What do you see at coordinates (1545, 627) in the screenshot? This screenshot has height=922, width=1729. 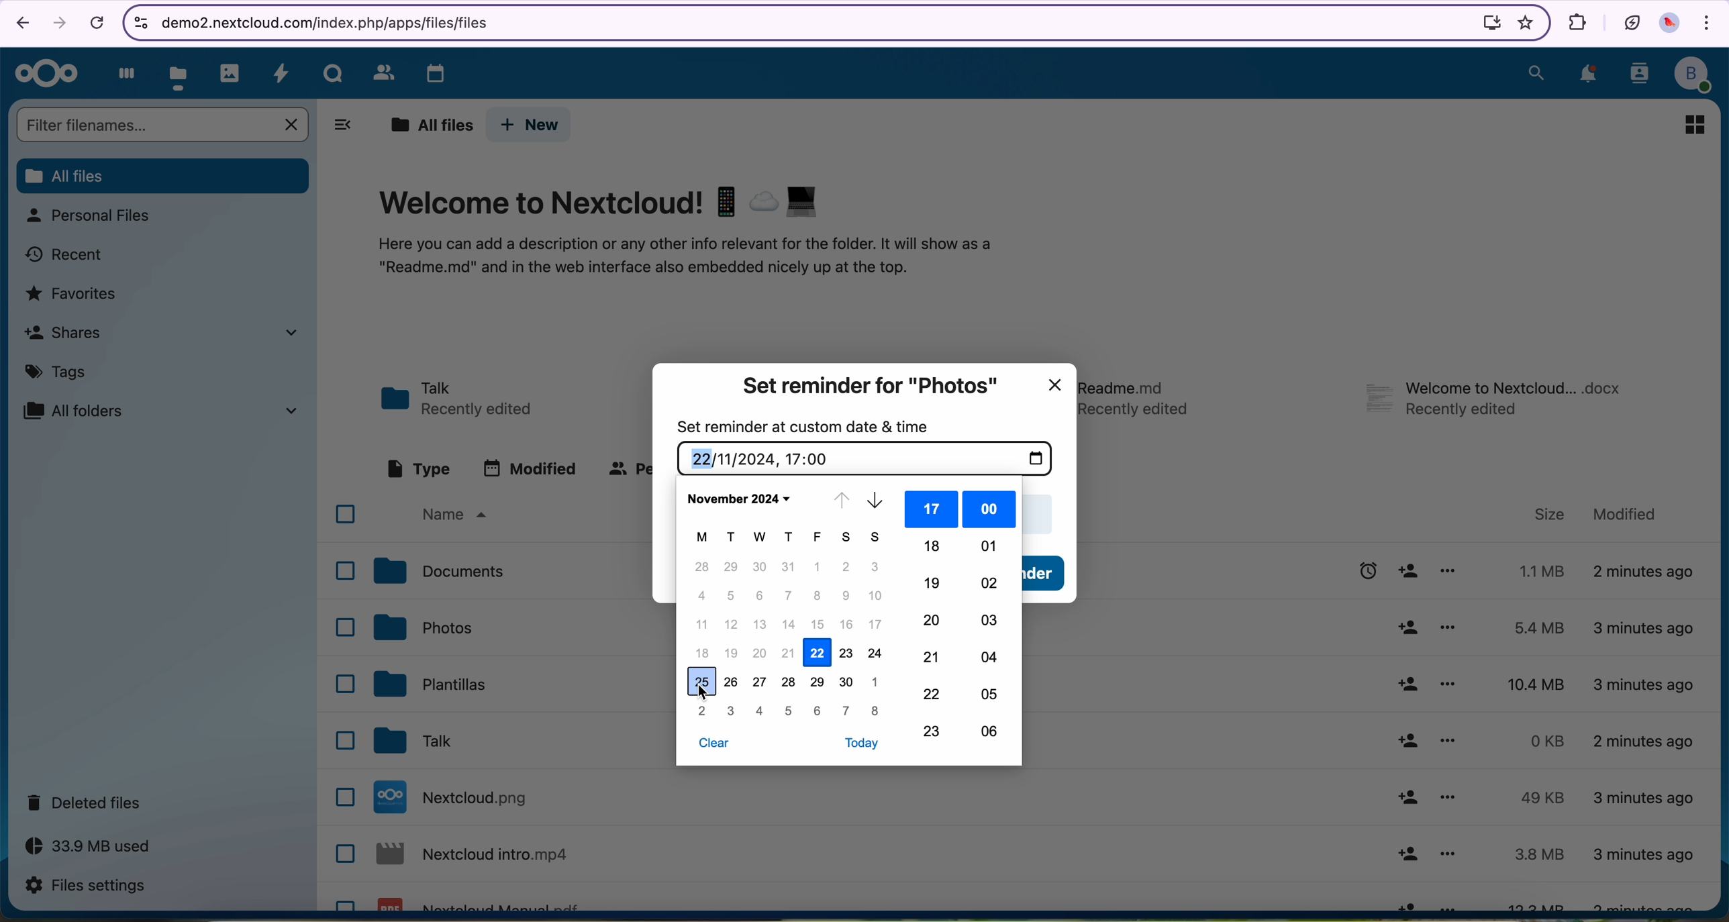 I see `5.4` at bounding box center [1545, 627].